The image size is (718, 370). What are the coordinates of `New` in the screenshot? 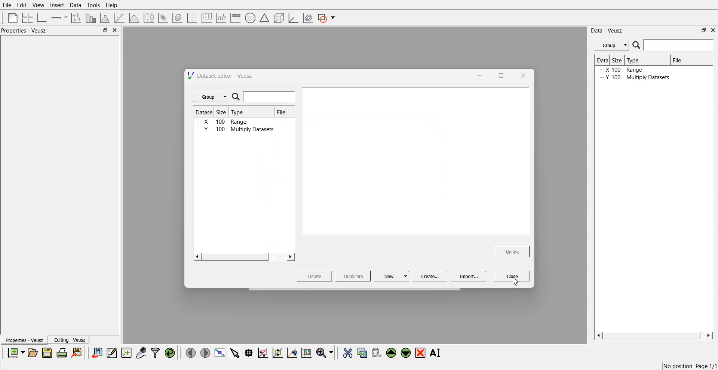 It's located at (393, 276).